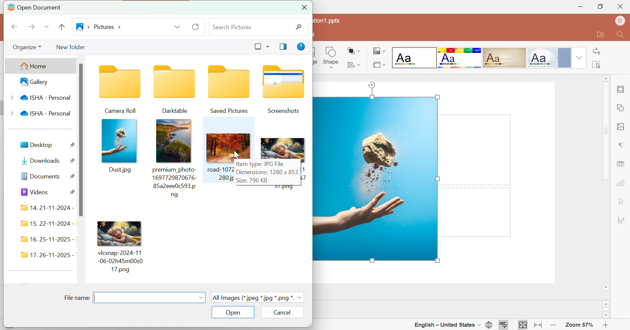 The height and width of the screenshot is (330, 630). Describe the element at coordinates (601, 6) in the screenshot. I see `Restore Down` at that location.